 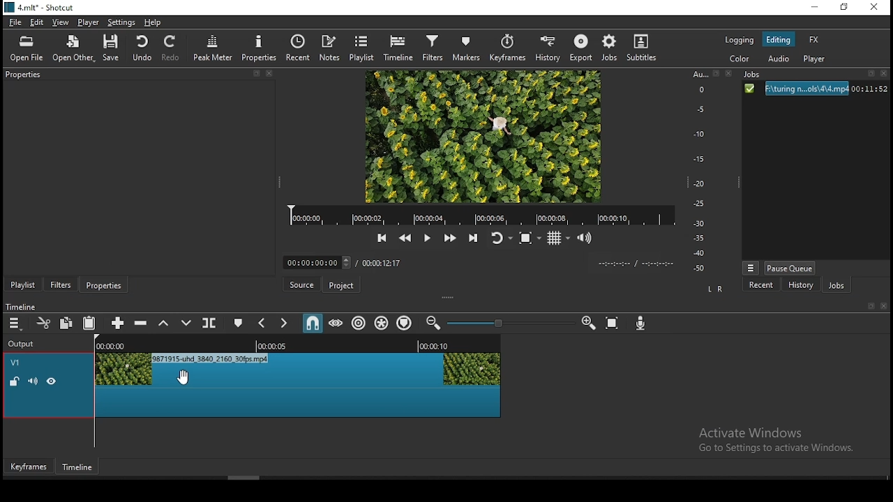 What do you see at coordinates (611, 322) in the screenshot?
I see `zoom timeline to fit` at bounding box center [611, 322].